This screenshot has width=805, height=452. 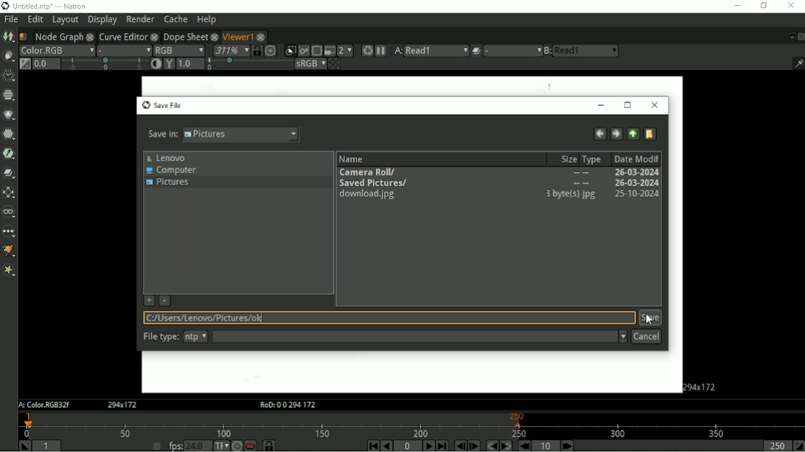 I want to click on Pictures, so click(x=168, y=183).